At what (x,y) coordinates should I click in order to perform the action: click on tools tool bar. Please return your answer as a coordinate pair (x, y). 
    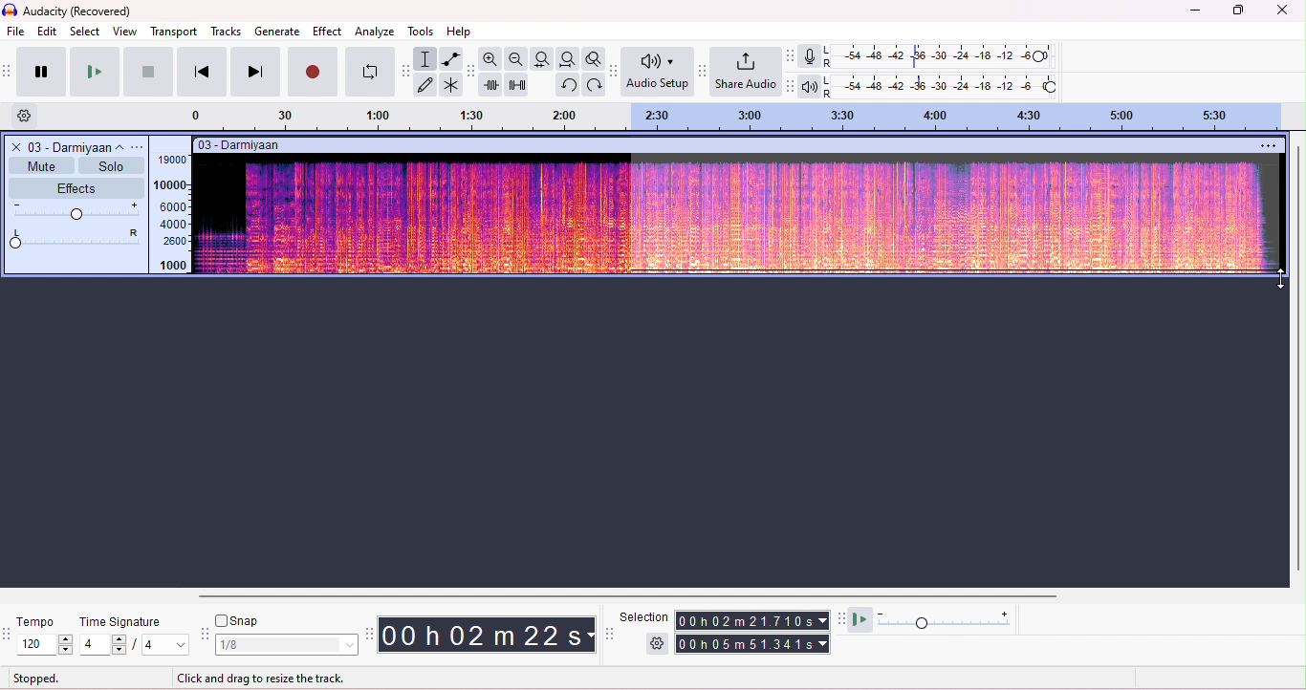
    Looking at the image, I should click on (406, 71).